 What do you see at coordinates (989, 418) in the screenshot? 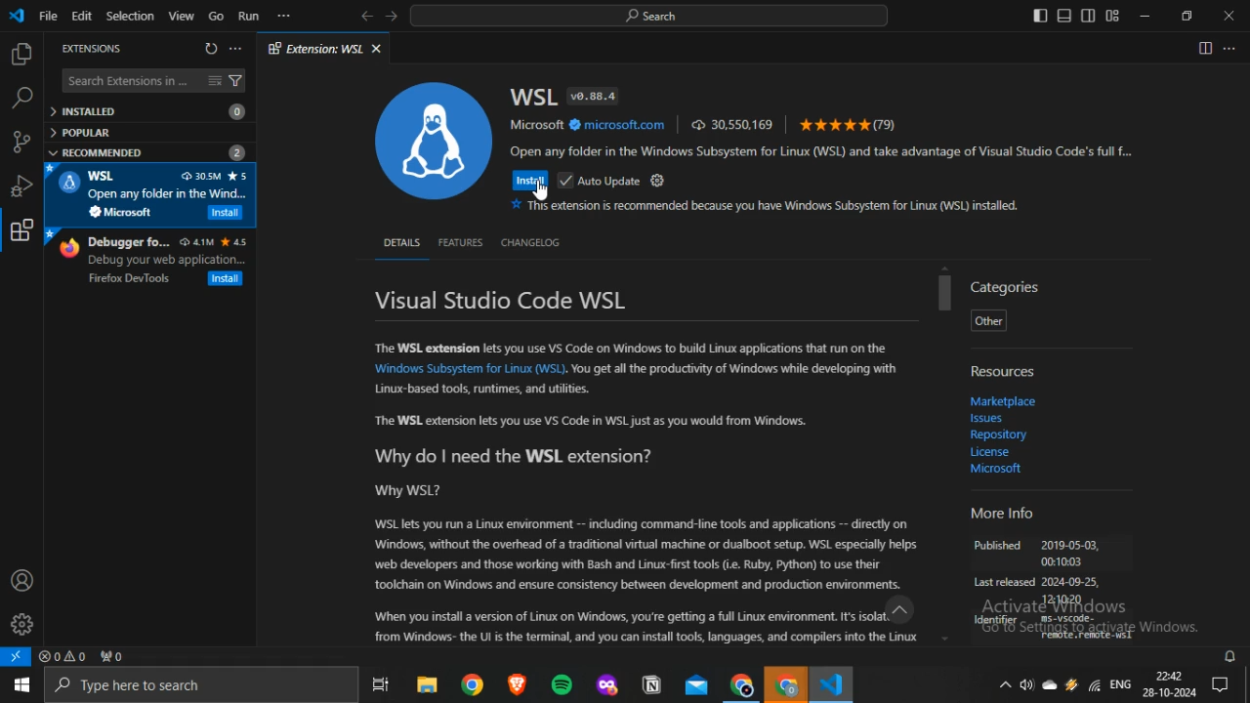
I see `Issues` at bounding box center [989, 418].